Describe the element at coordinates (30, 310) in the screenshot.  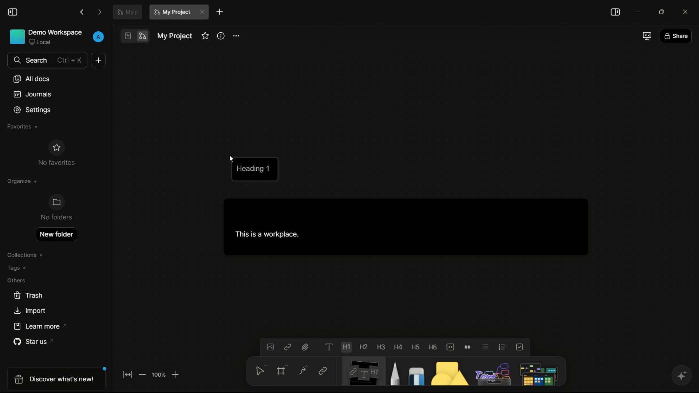
I see `import` at that location.